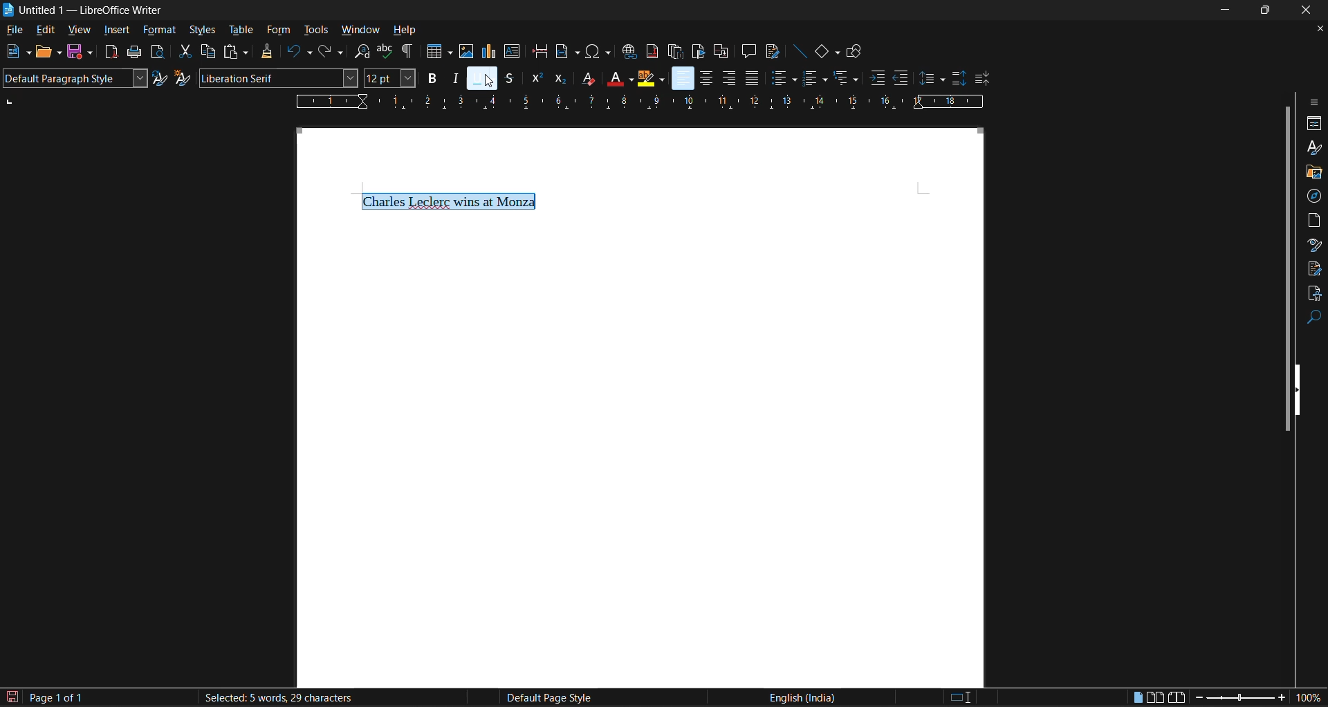 The height and width of the screenshot is (707, 1328). What do you see at coordinates (721, 53) in the screenshot?
I see `insert cross reference` at bounding box center [721, 53].